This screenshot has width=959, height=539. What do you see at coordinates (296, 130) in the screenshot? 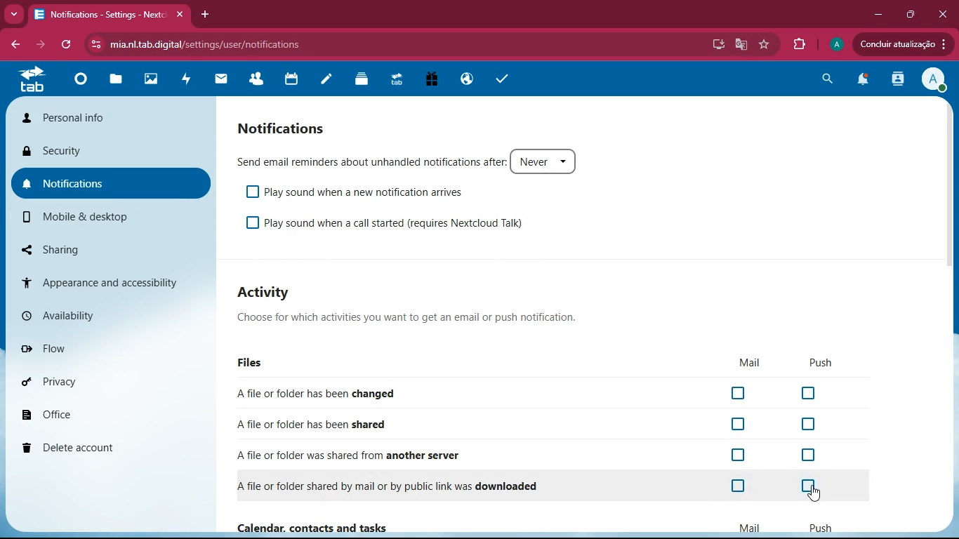
I see `notifications` at bounding box center [296, 130].